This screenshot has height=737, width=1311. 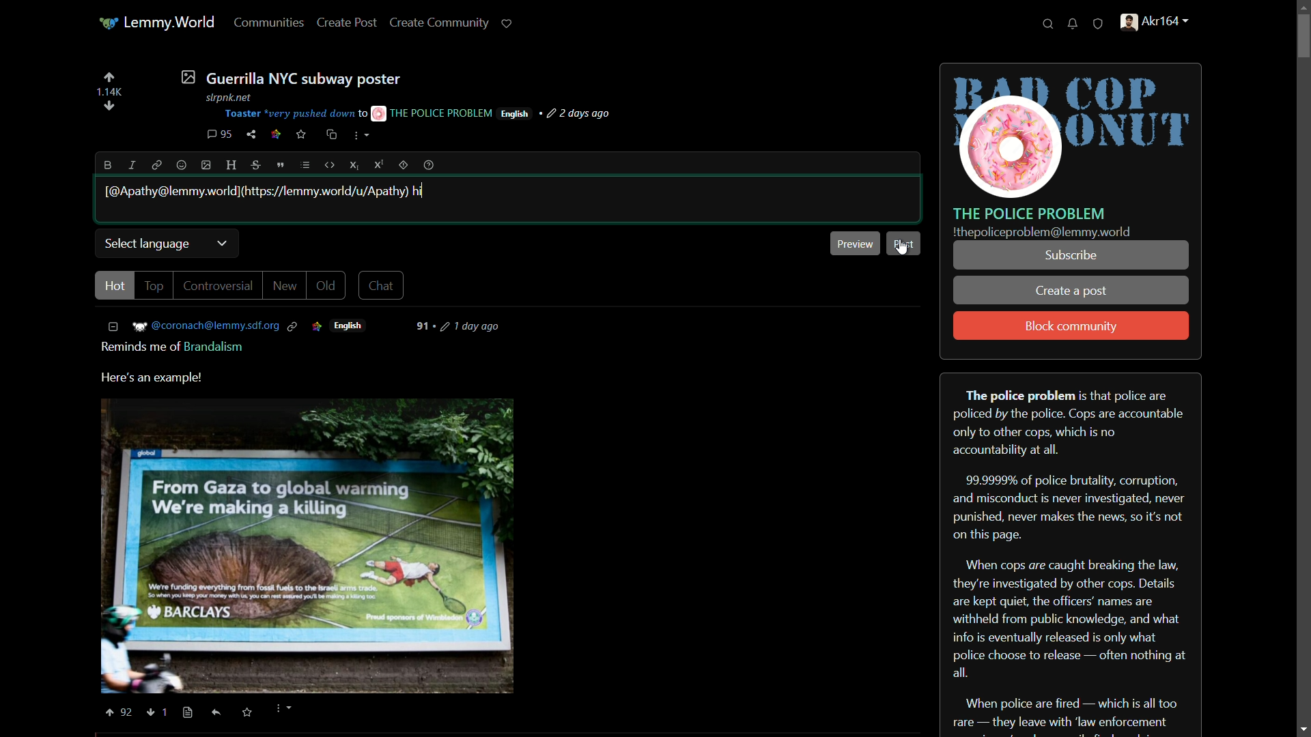 I want to click on Controversial, so click(x=219, y=286).